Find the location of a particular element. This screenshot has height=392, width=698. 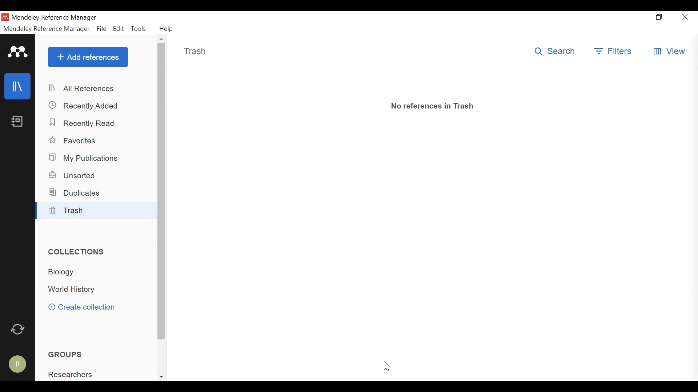

Collection is located at coordinates (66, 272).